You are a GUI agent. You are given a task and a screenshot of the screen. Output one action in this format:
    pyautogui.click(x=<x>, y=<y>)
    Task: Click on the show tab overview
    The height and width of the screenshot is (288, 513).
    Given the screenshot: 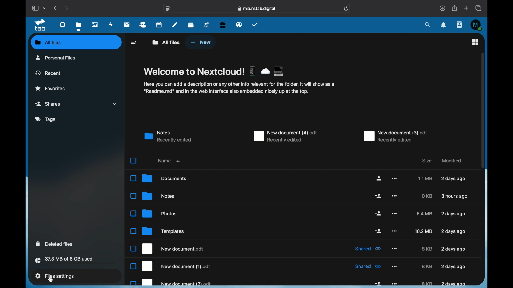 What is the action you would take?
    pyautogui.click(x=479, y=8)
    